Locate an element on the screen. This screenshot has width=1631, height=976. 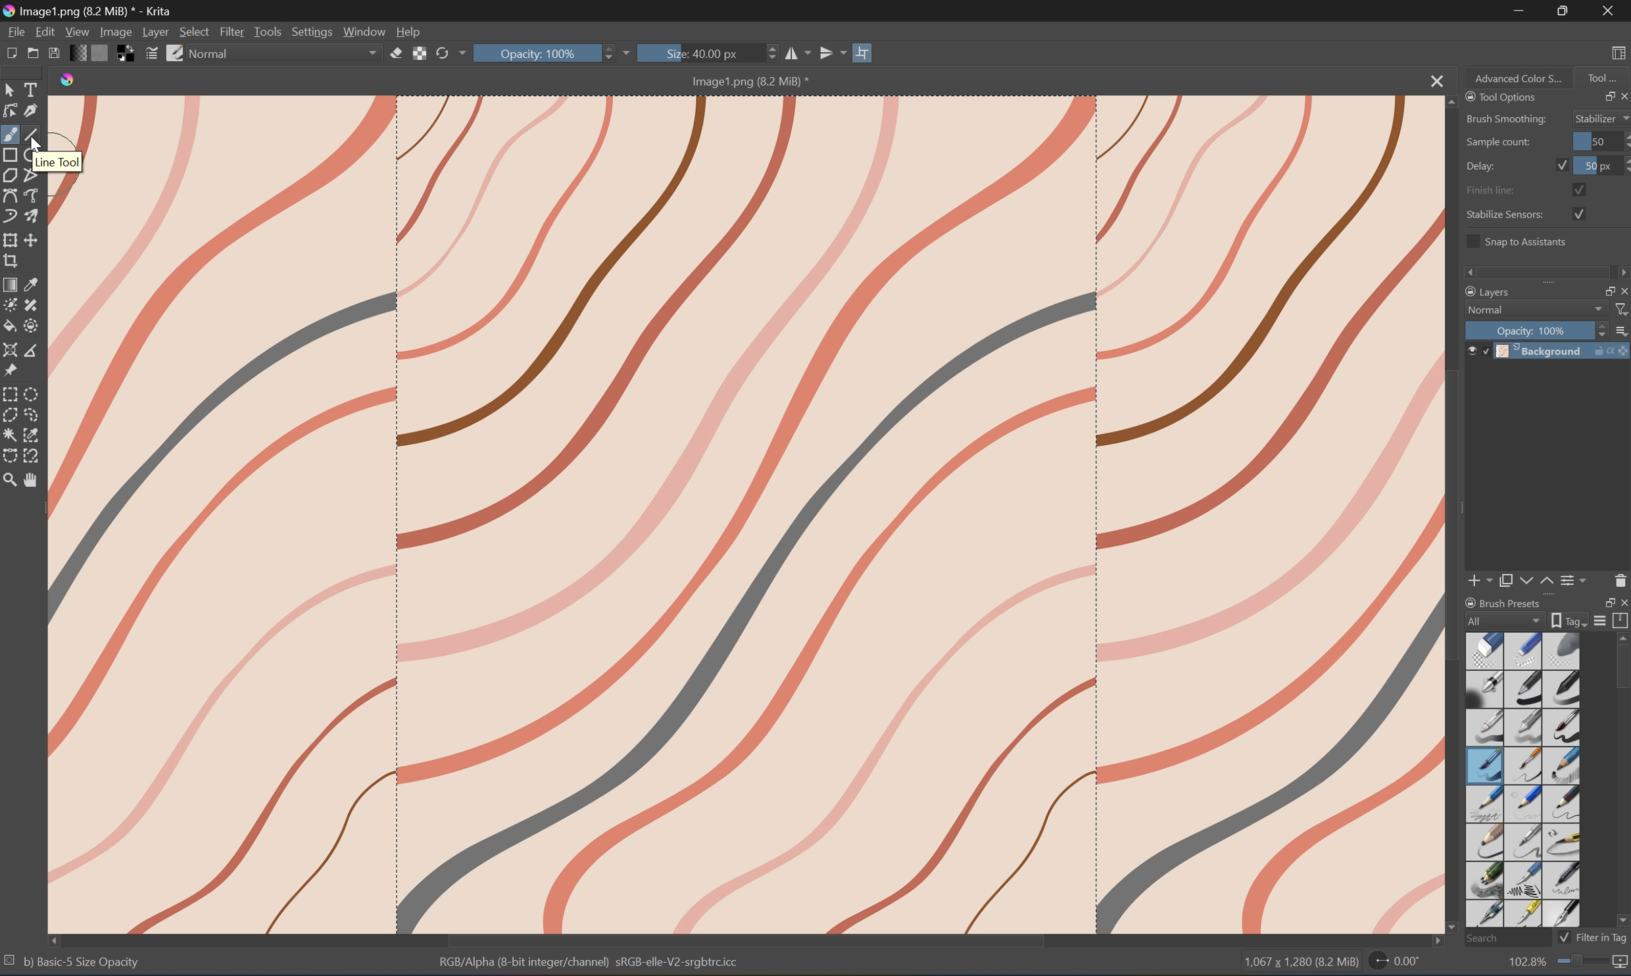
Restore Down is located at coordinates (1603, 602).